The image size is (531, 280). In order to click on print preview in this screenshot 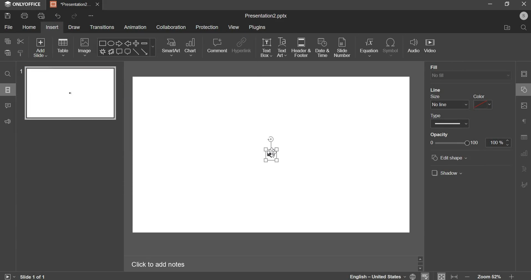, I will do `click(42, 16)`.